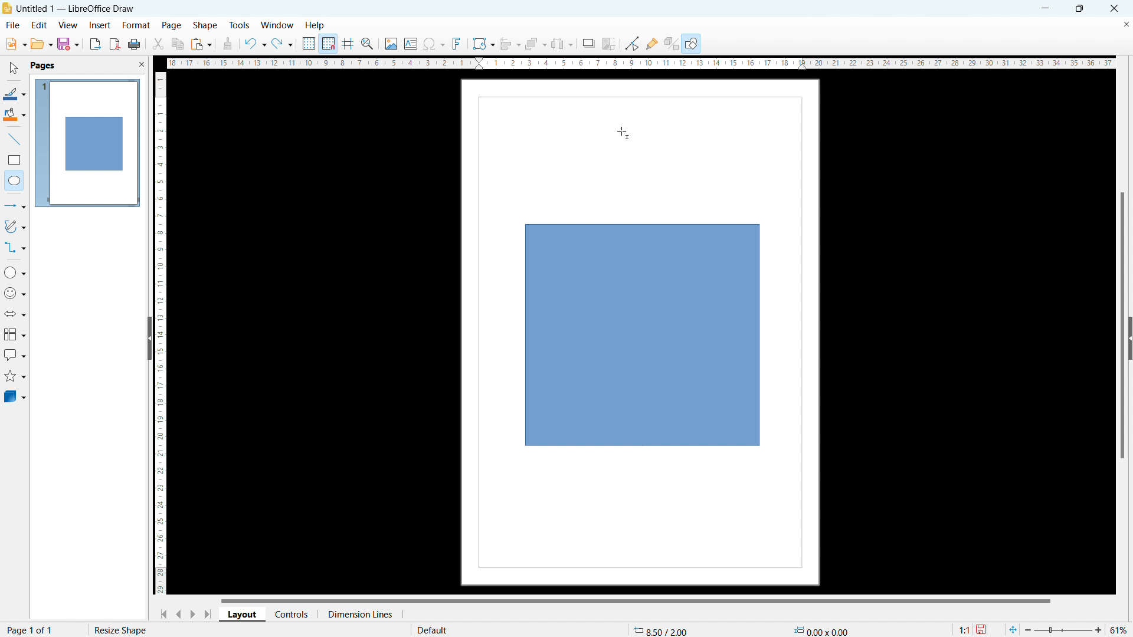 The image size is (1133, 637). Describe the element at coordinates (1062, 630) in the screenshot. I see `slider` at that location.